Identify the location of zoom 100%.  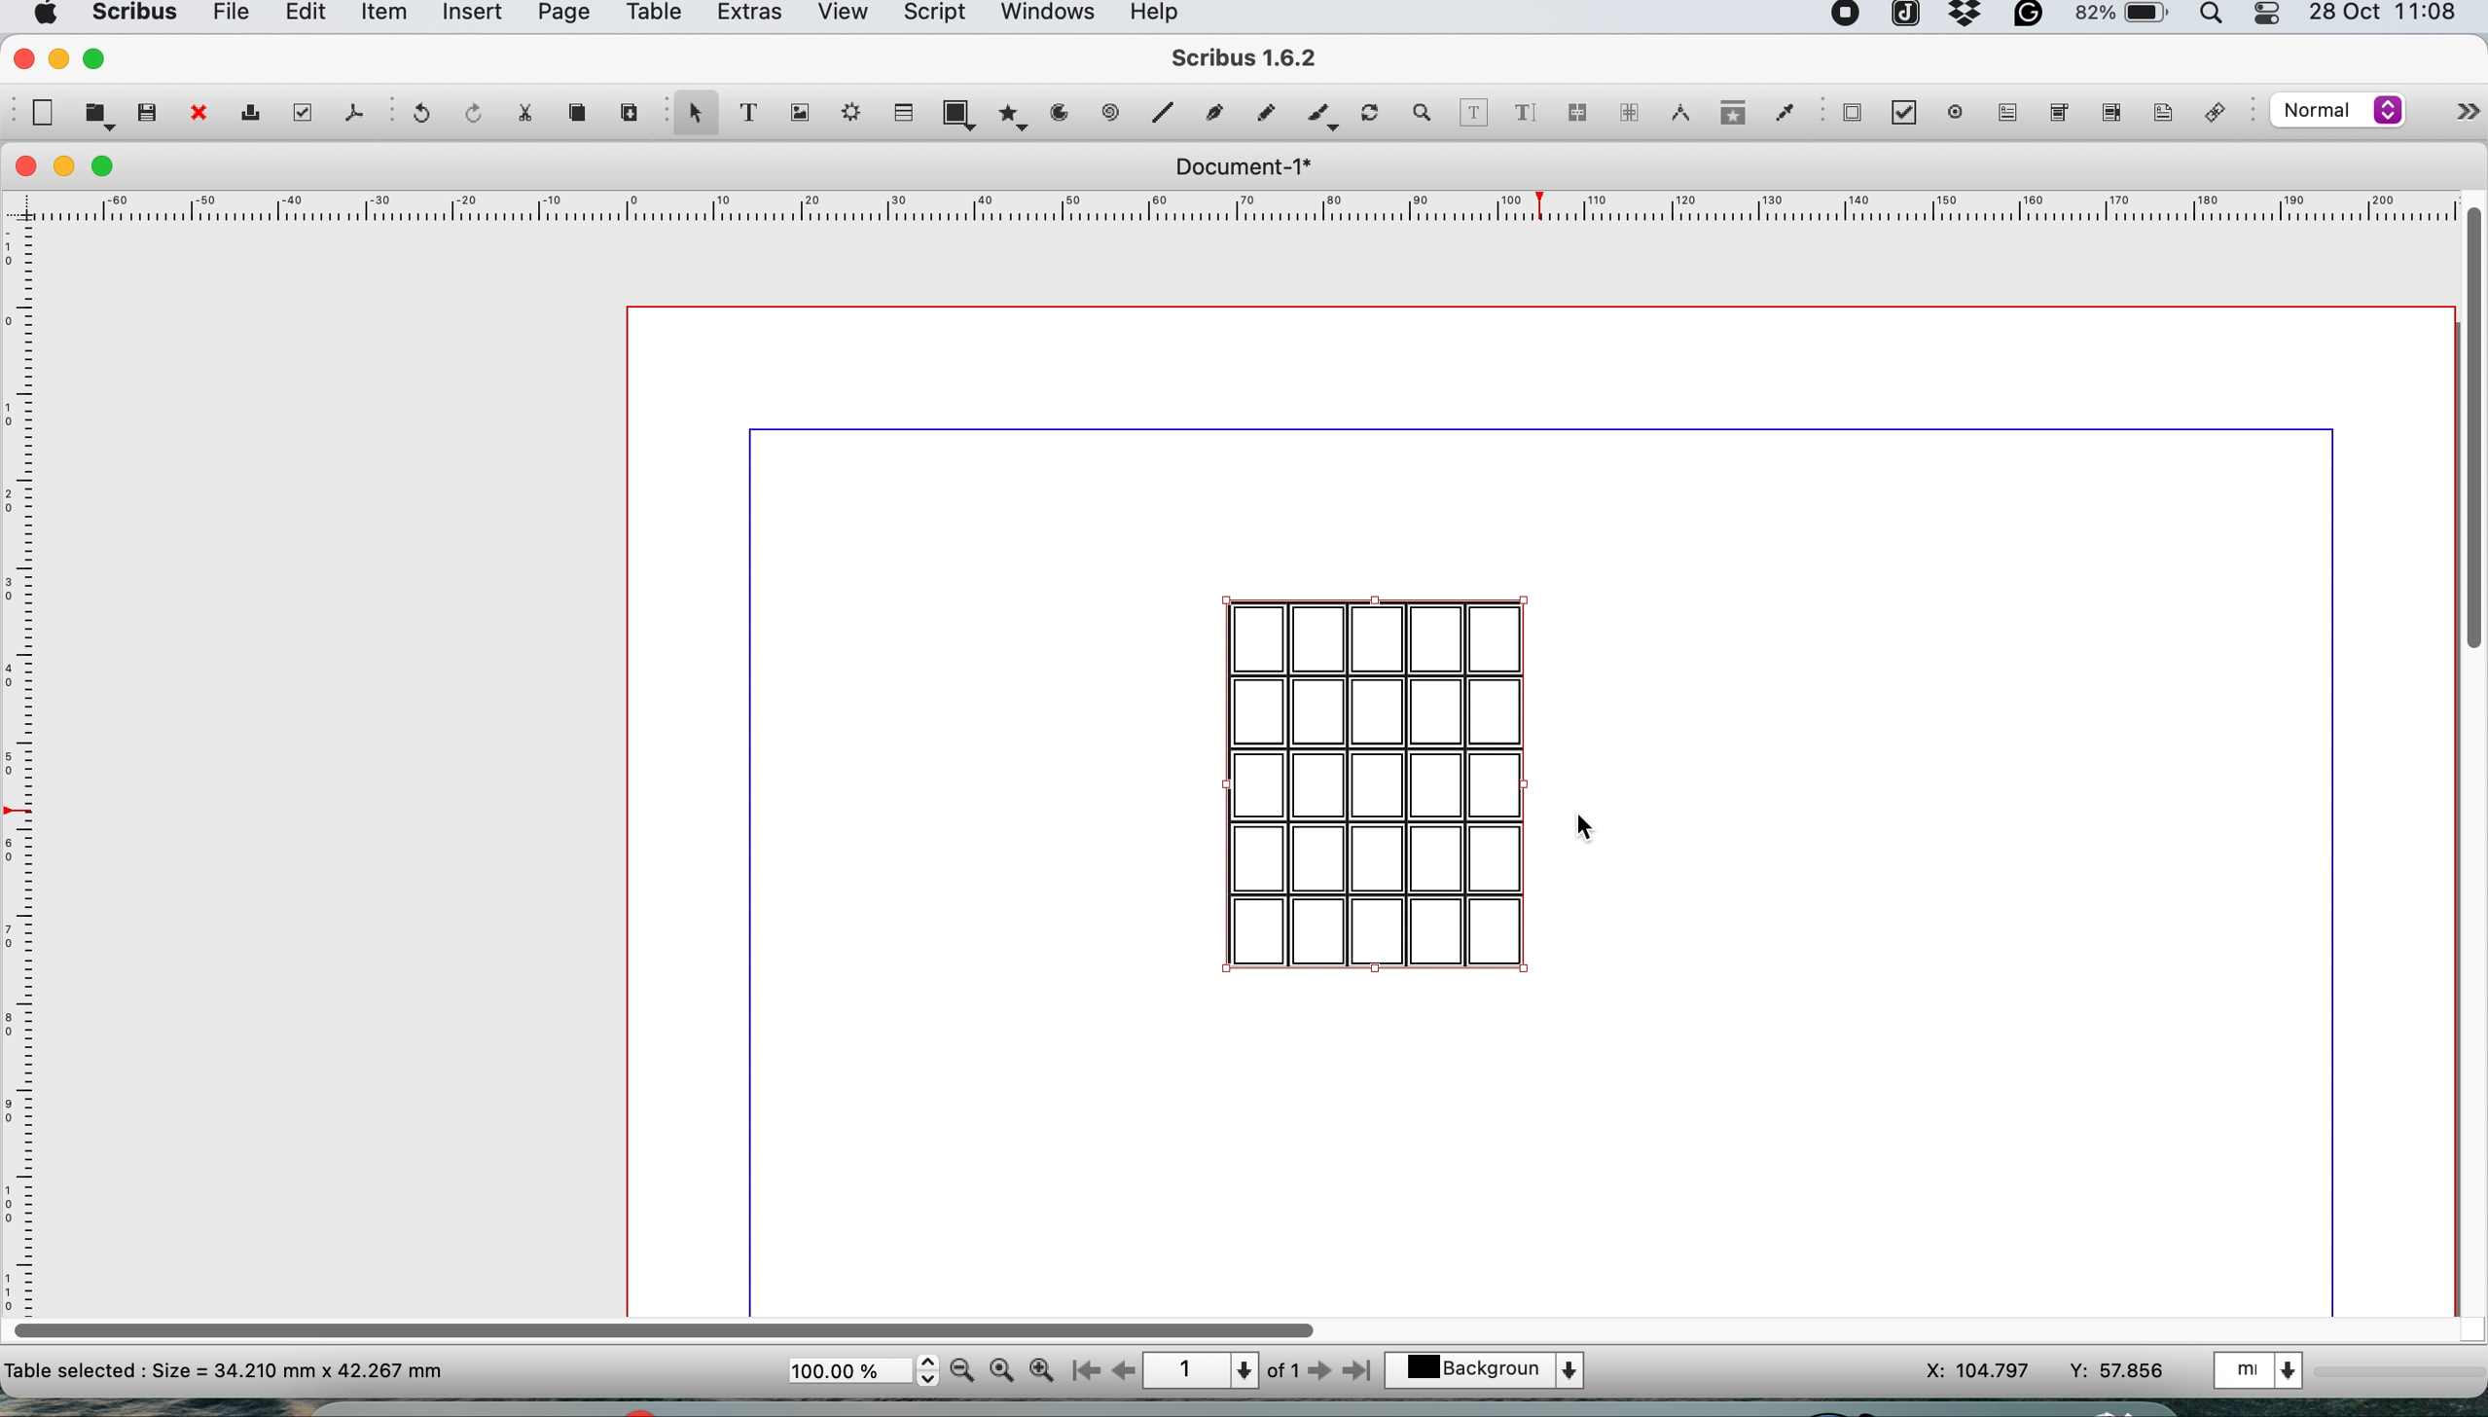
(1005, 1368).